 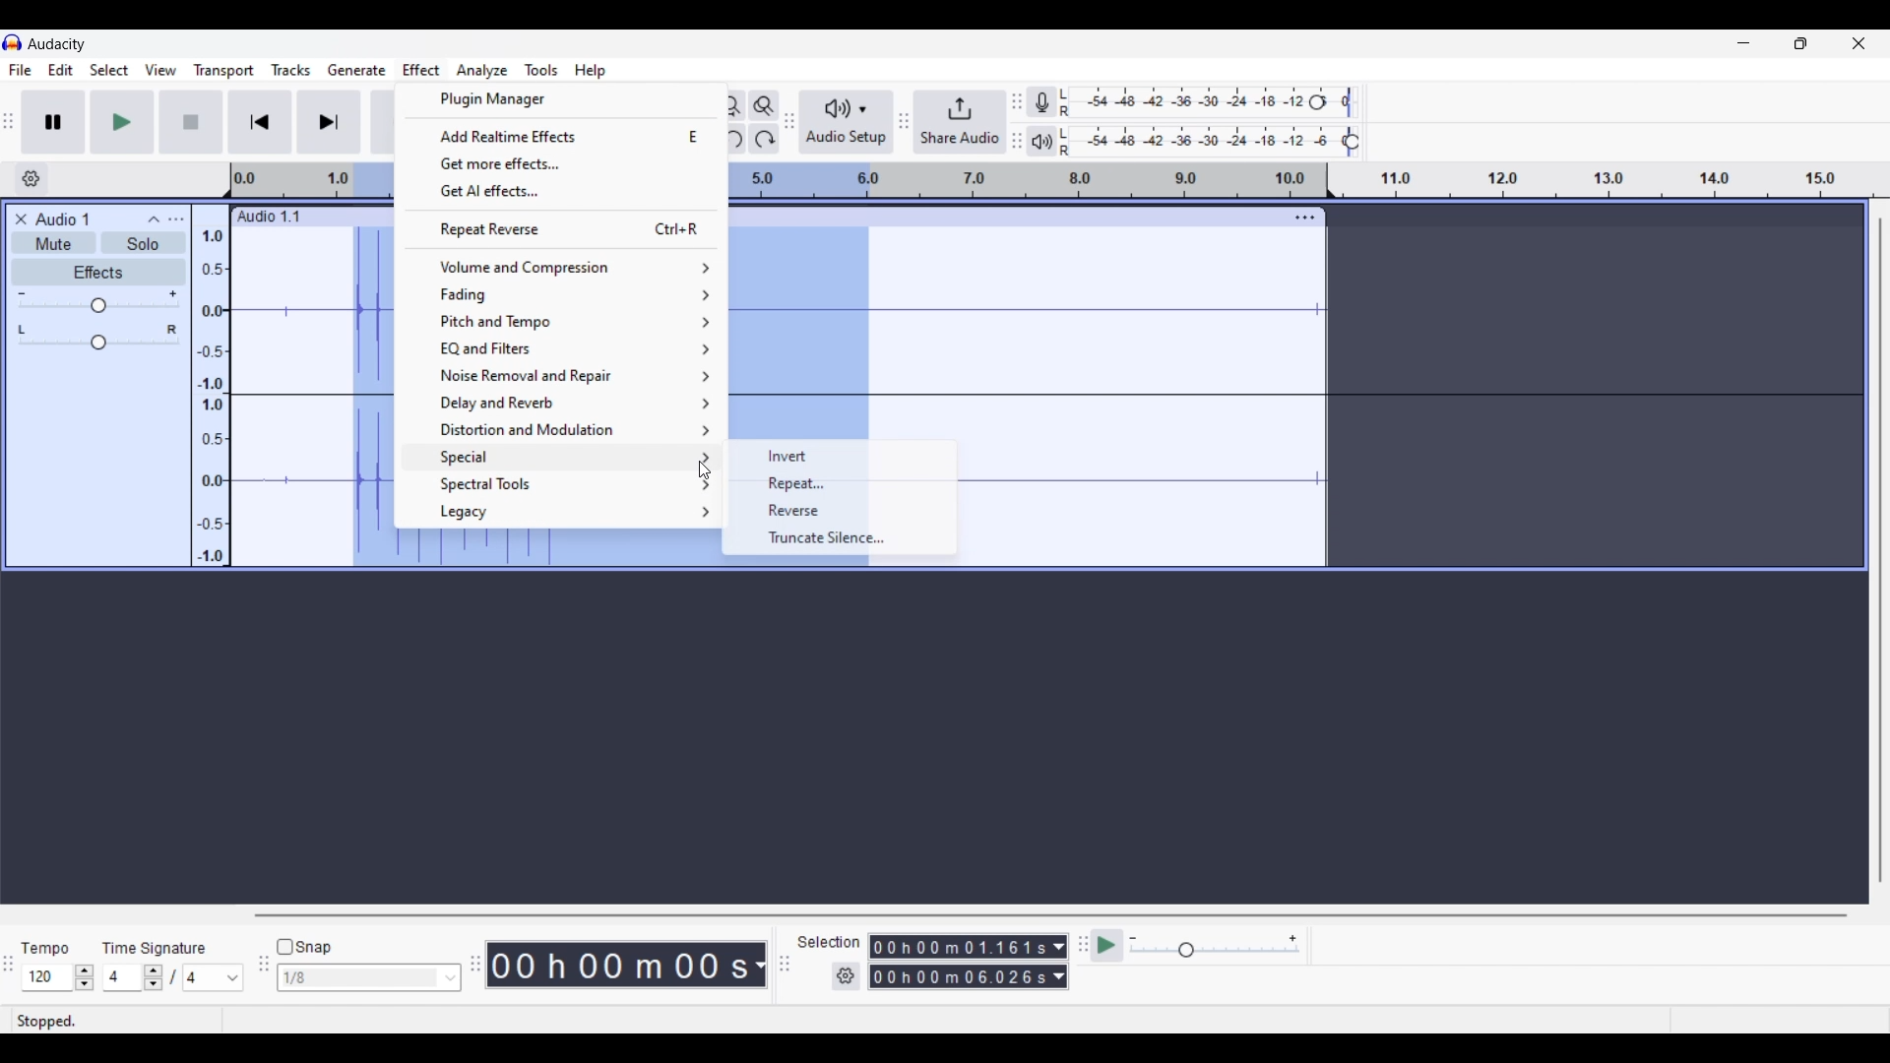 What do you see at coordinates (172, 330) in the screenshot?
I see `Pan to right` at bounding box center [172, 330].